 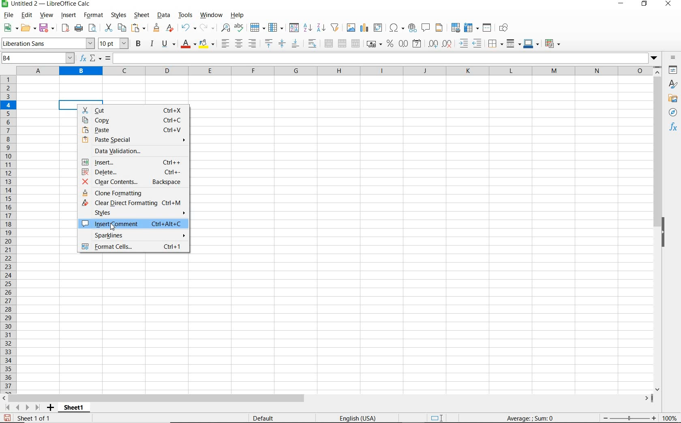 What do you see at coordinates (674, 126) in the screenshot?
I see `functions` at bounding box center [674, 126].